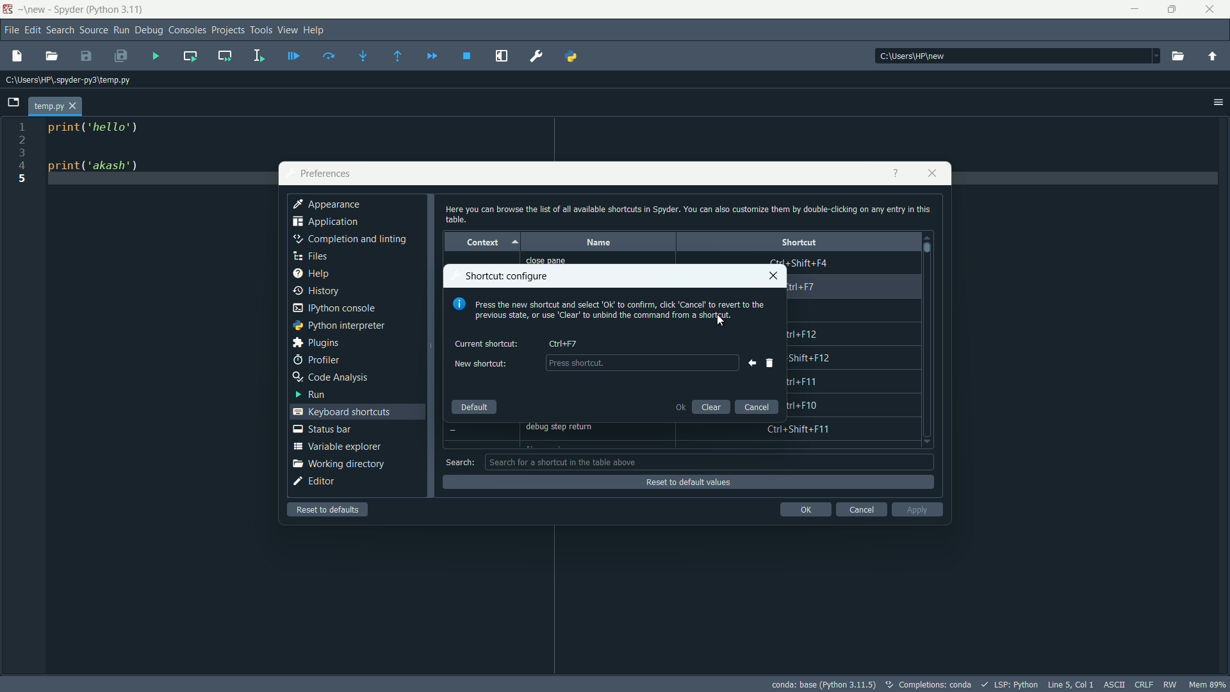  Describe the element at coordinates (121, 30) in the screenshot. I see `run menu` at that location.